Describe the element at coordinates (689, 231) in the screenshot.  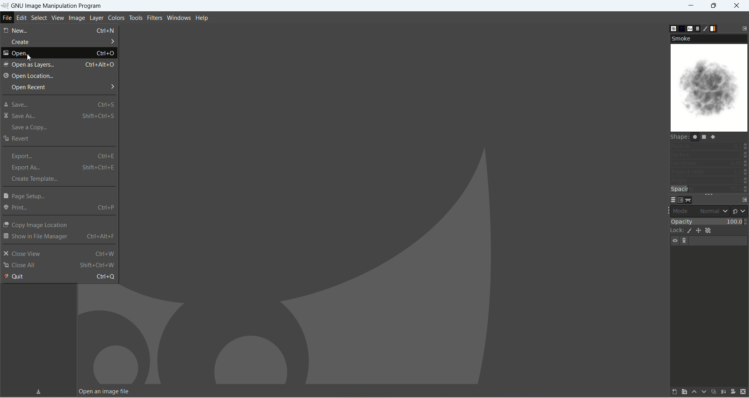
I see `lock pixels` at that location.